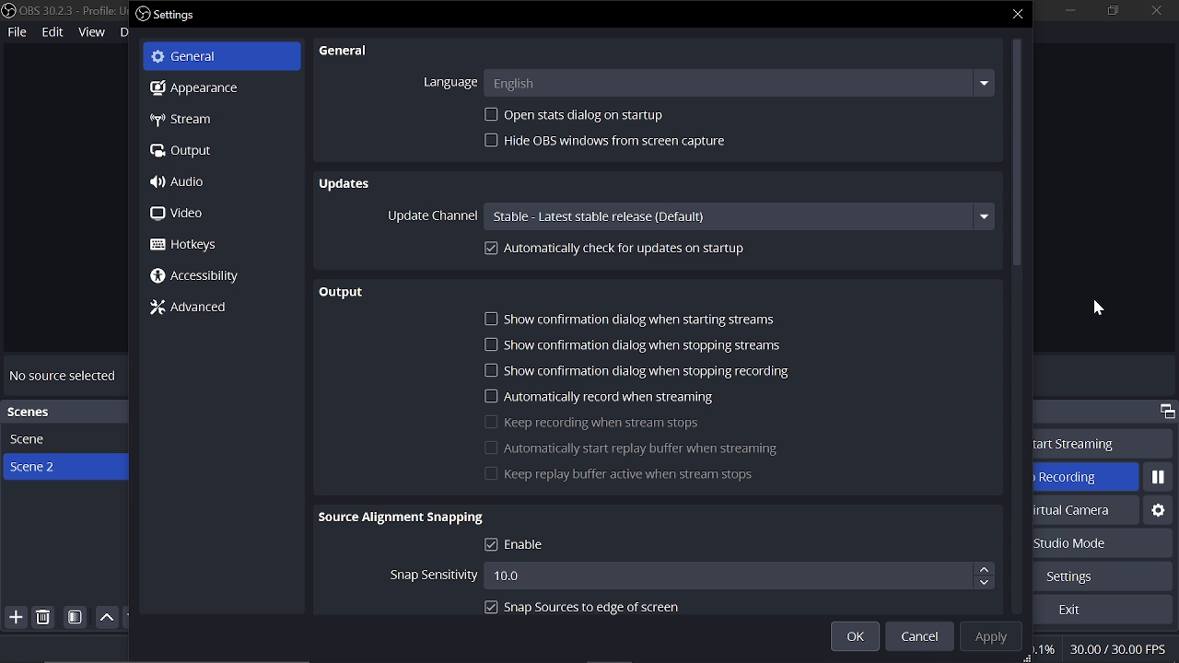  Describe the element at coordinates (64, 468) in the screenshot. I see `Scene 2` at that location.